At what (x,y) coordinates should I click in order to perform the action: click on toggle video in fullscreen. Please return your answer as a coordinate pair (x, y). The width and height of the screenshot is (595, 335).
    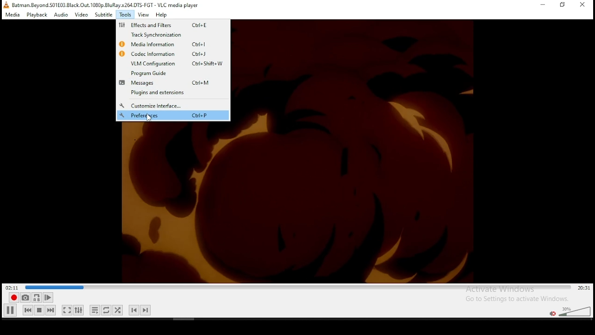
    Looking at the image, I should click on (66, 310).